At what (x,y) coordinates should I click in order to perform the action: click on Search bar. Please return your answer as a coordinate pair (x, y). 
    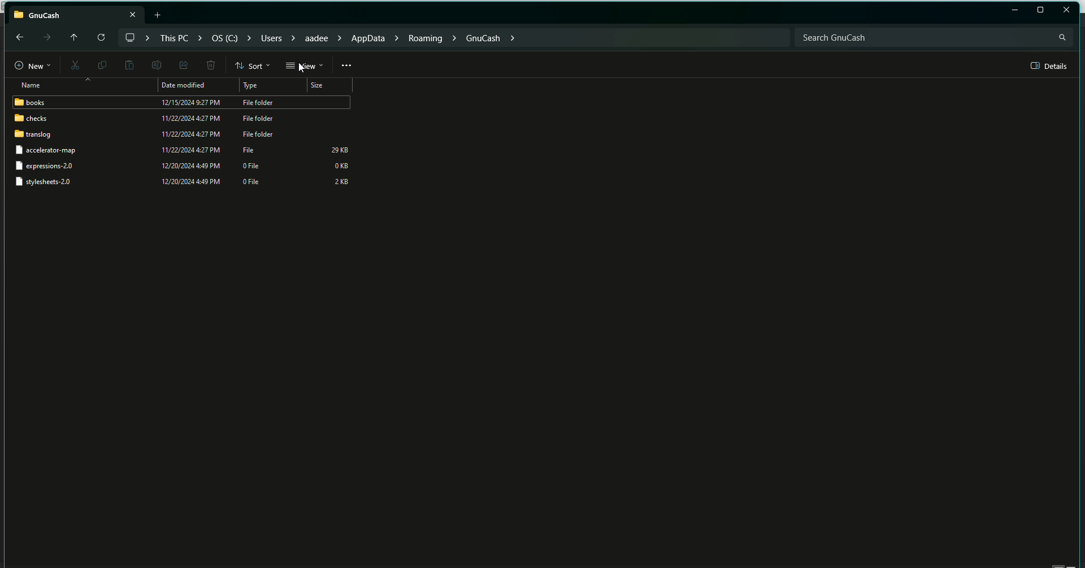
    Looking at the image, I should click on (933, 37).